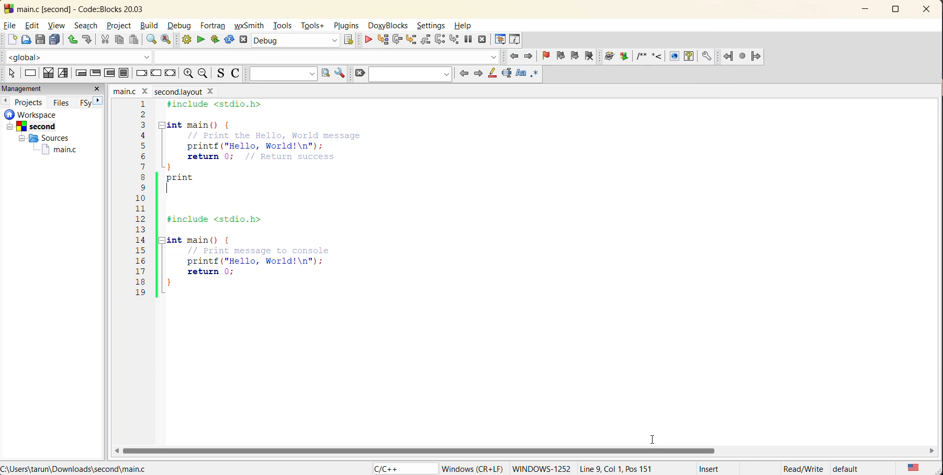 The height and width of the screenshot is (475, 943). What do you see at coordinates (250, 27) in the screenshot?
I see `wxsmith` at bounding box center [250, 27].